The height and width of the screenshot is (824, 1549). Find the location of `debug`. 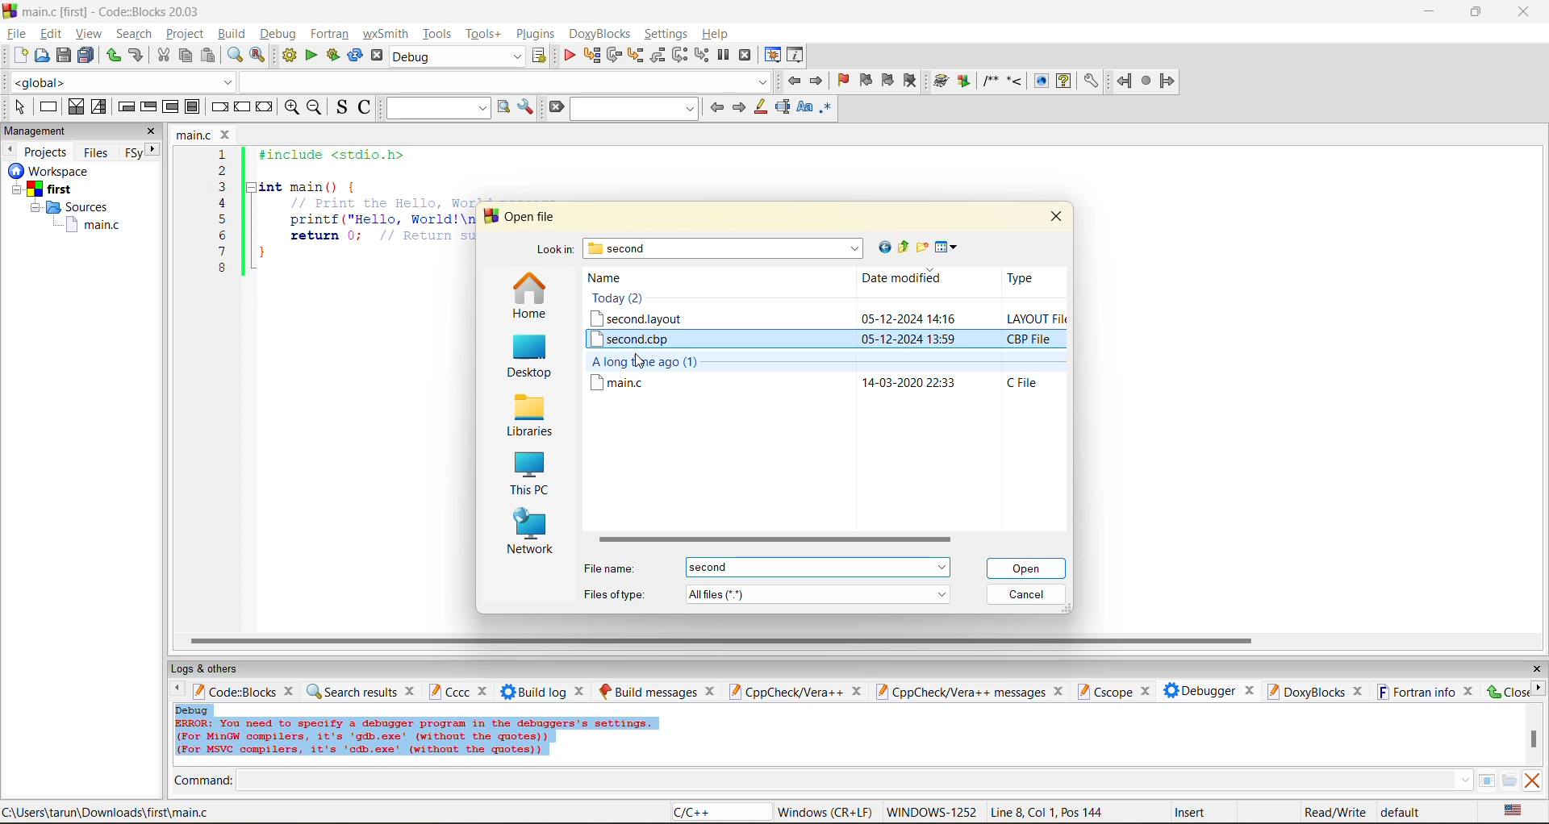

debug is located at coordinates (193, 710).